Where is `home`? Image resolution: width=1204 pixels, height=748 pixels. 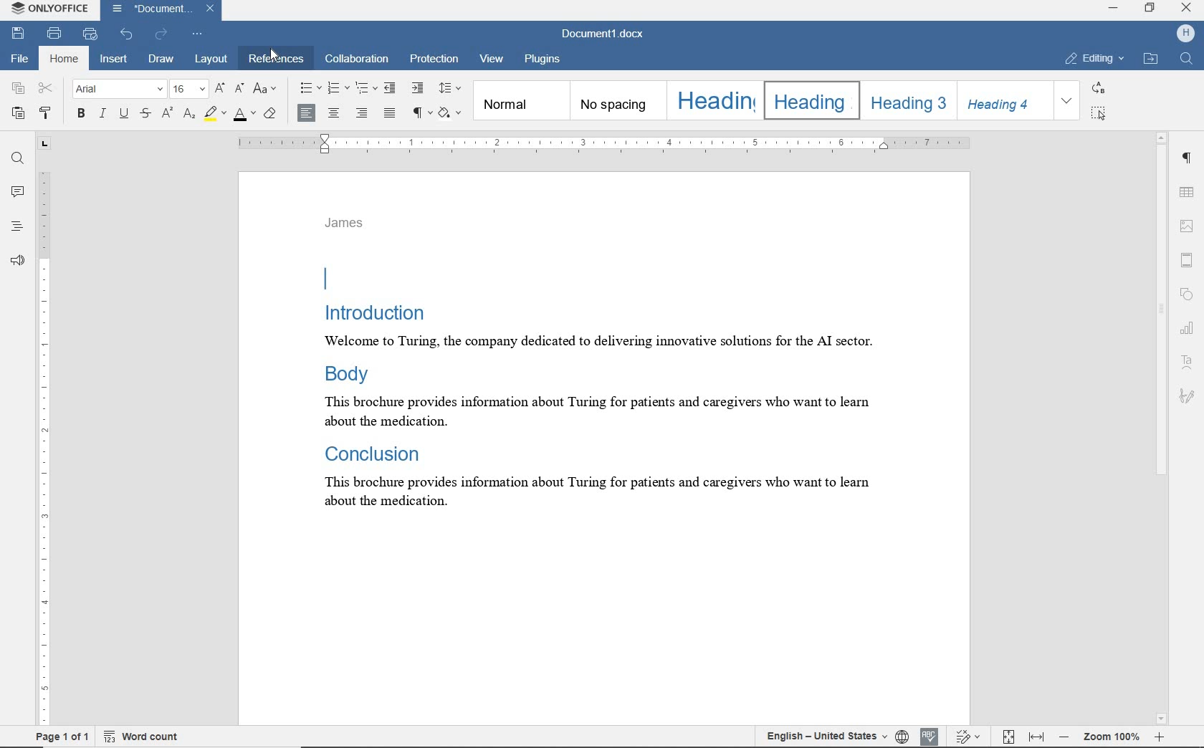 home is located at coordinates (64, 60).